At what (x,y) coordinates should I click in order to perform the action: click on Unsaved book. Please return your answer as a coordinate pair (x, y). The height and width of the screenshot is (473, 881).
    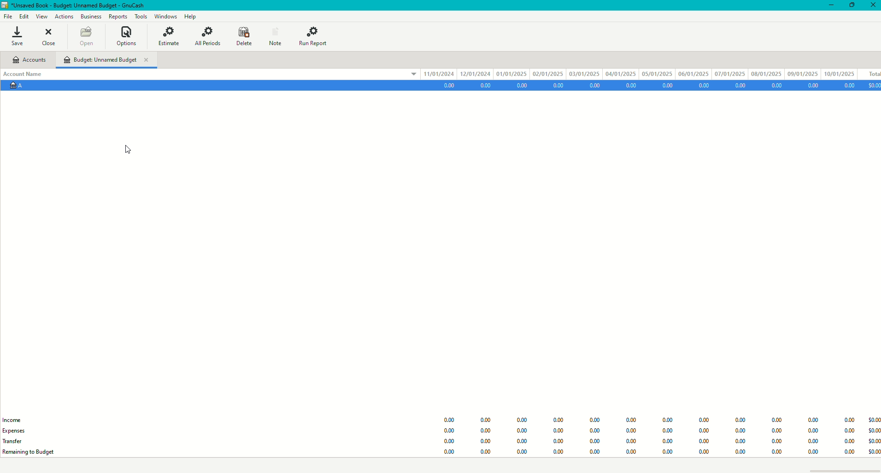
    Looking at the image, I should click on (79, 5).